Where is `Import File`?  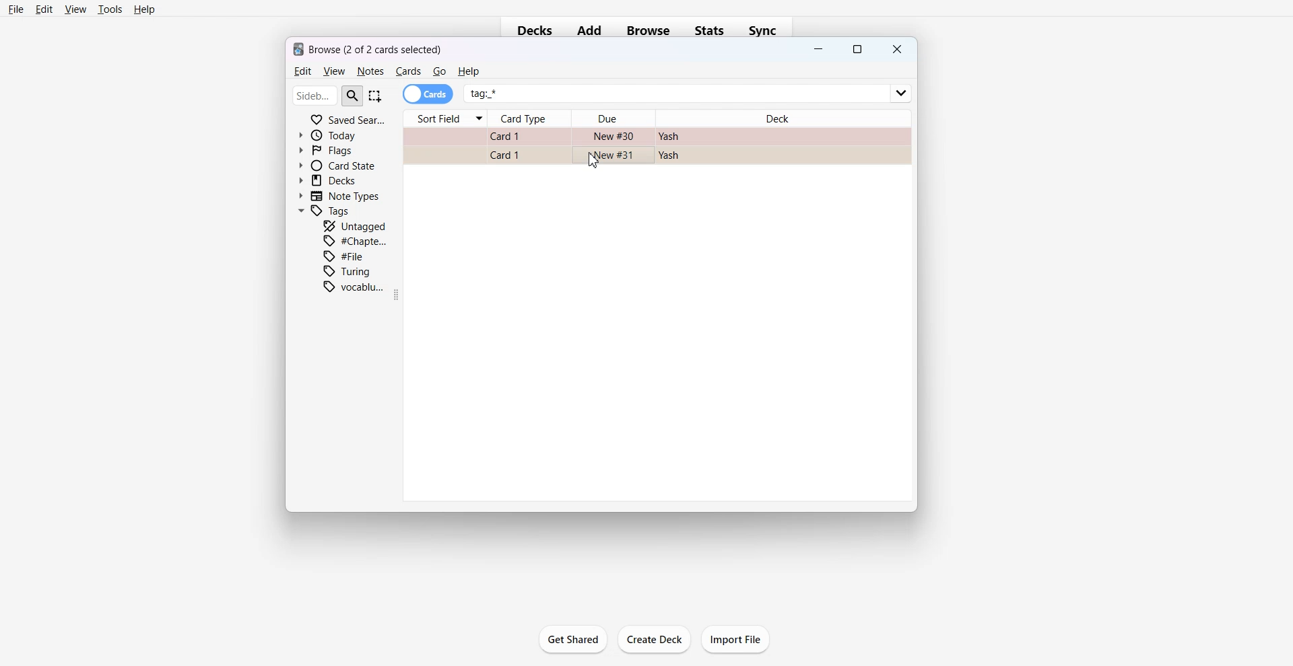
Import File is located at coordinates (737, 639).